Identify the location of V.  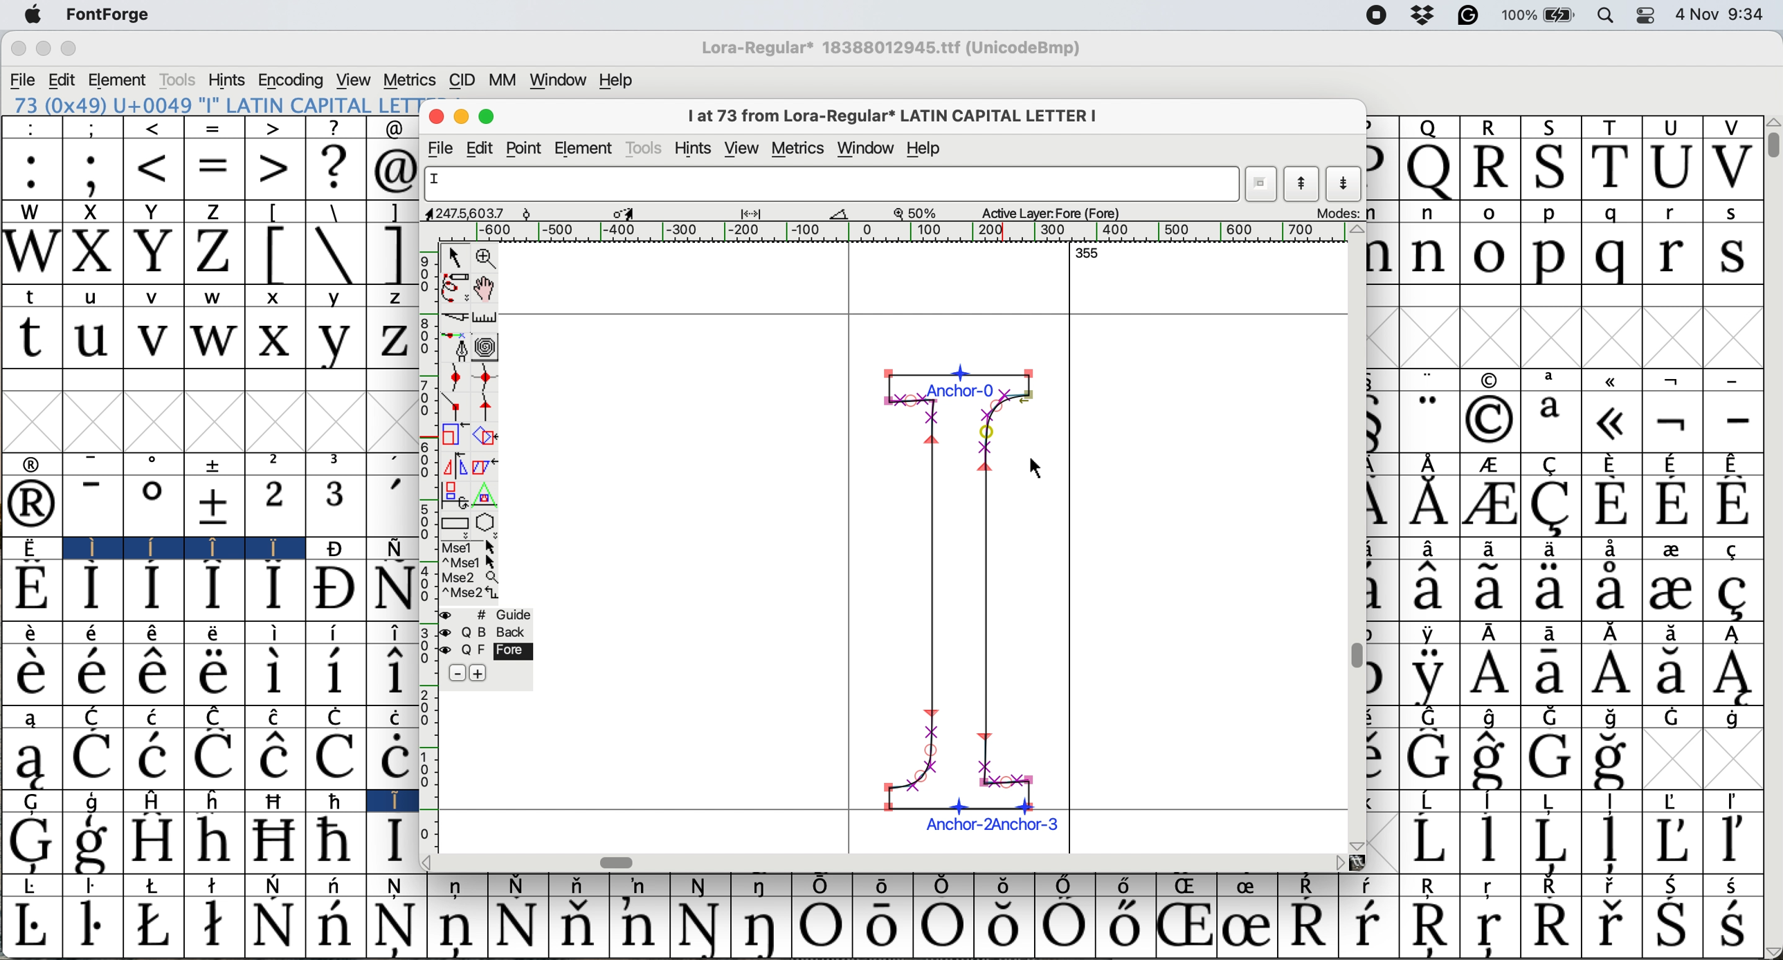
(1730, 128).